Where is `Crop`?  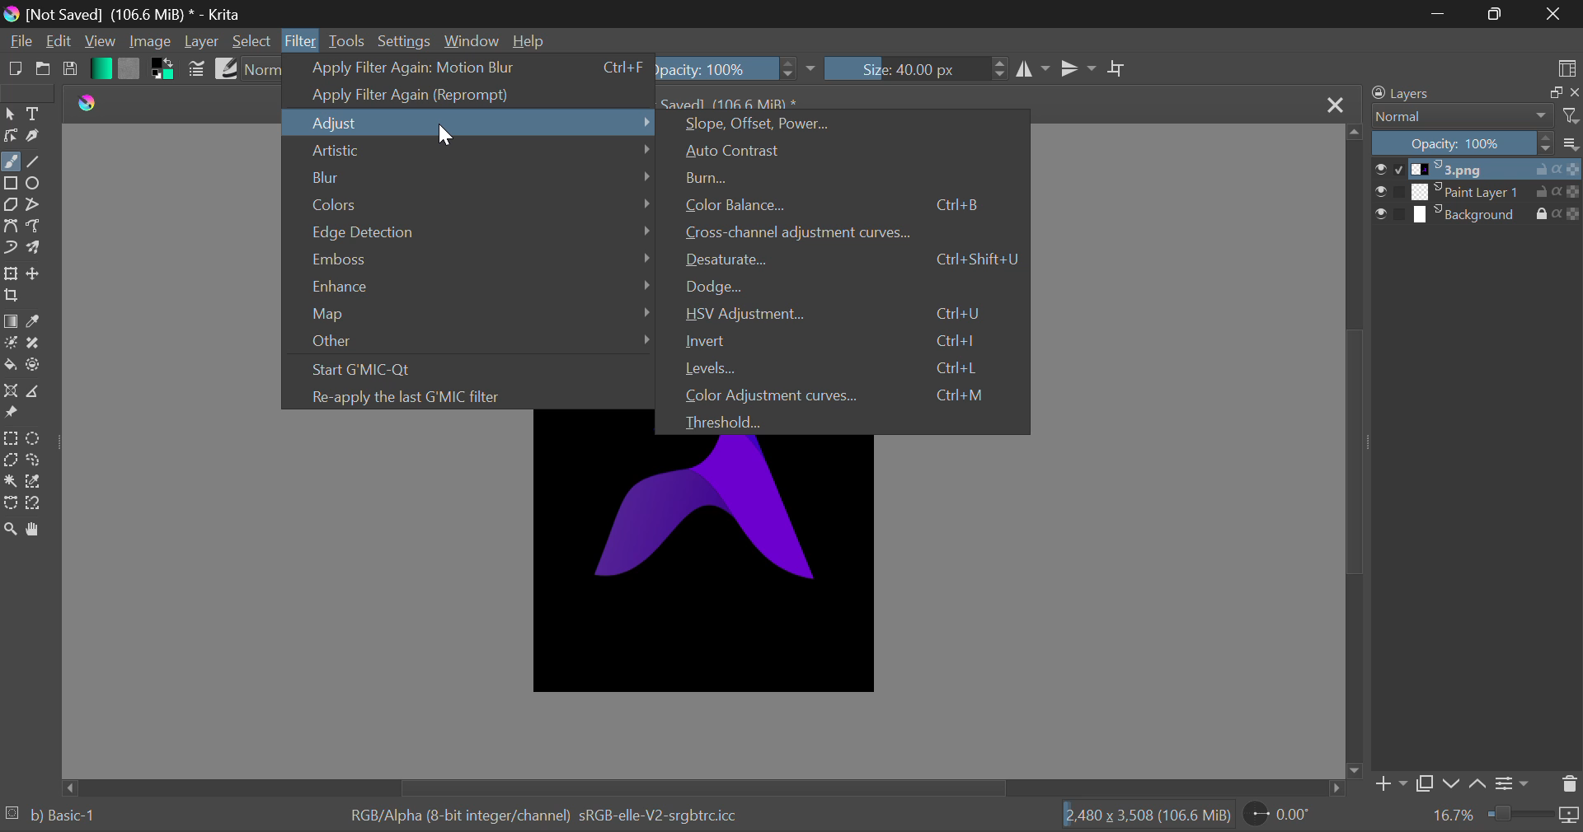 Crop is located at coordinates (13, 297).